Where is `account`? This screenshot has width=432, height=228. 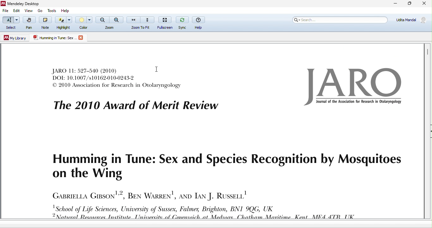 account is located at coordinates (410, 21).